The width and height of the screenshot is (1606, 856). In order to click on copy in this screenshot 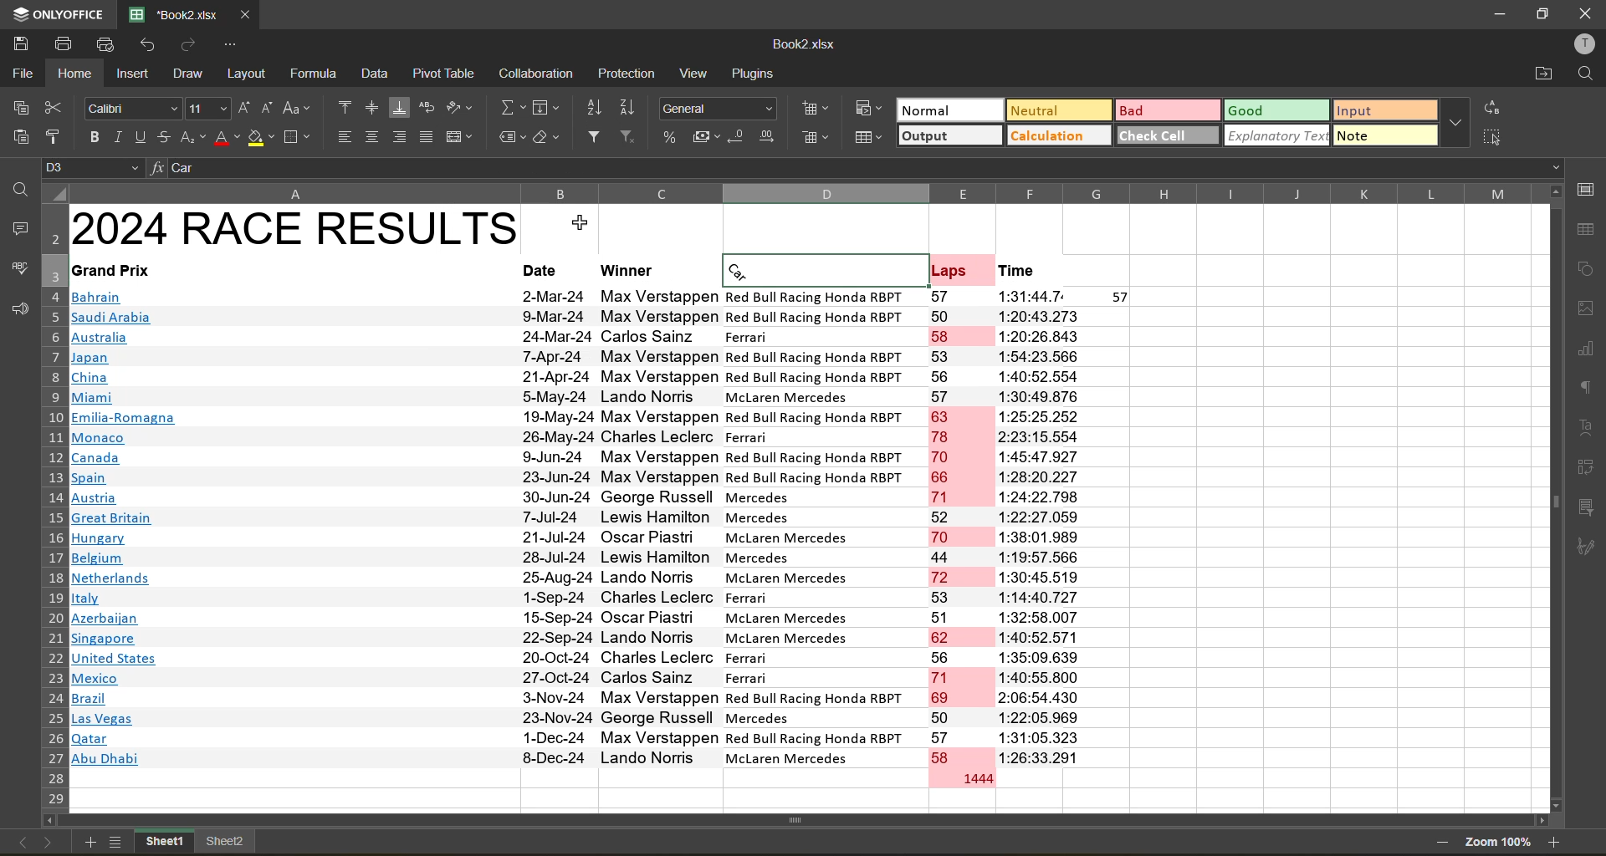, I will do `click(19, 104)`.